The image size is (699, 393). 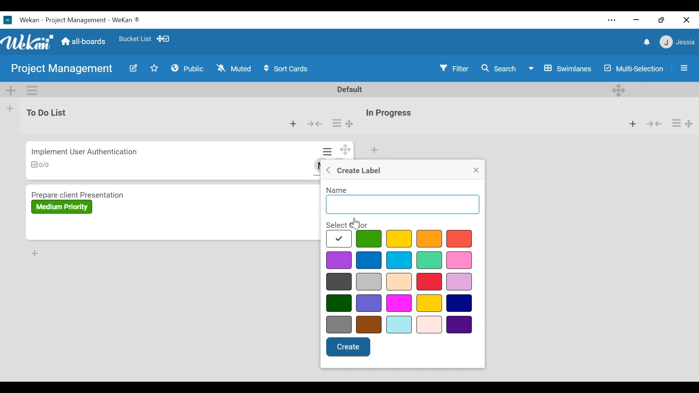 I want to click on Go back, so click(x=329, y=170).